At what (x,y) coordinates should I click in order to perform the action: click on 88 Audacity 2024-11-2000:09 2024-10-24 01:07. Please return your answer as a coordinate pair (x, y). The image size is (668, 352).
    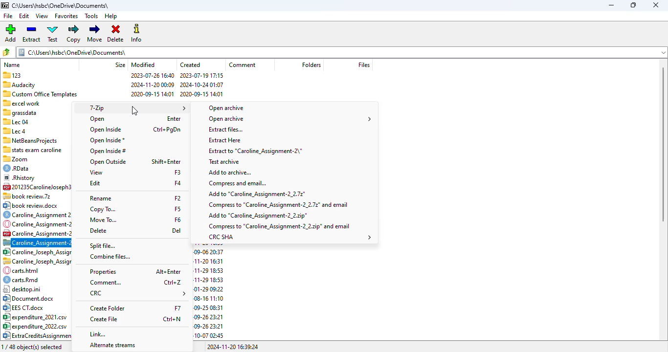
    Looking at the image, I should click on (114, 84).